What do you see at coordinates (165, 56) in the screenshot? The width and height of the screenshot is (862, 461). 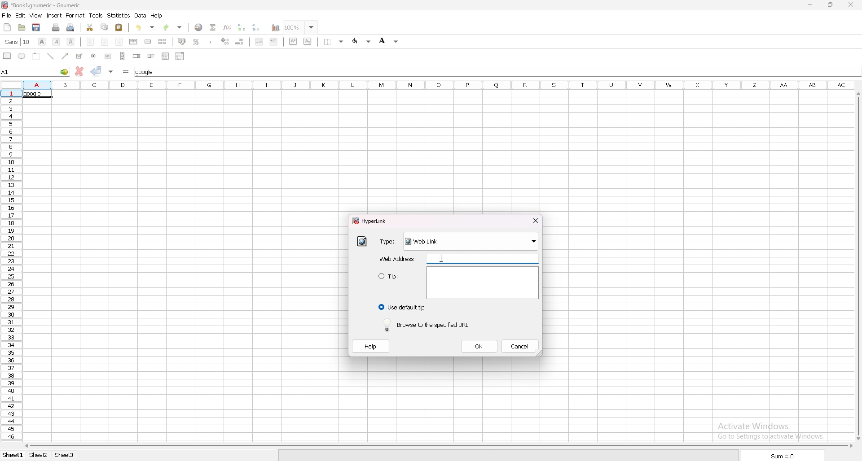 I see `list` at bounding box center [165, 56].